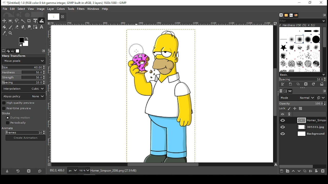  I want to click on unified transform tool, so click(36, 21).